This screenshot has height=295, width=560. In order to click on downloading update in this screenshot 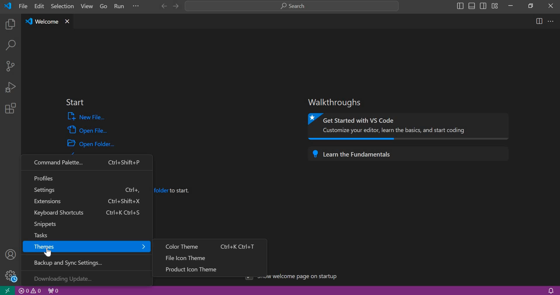, I will do `click(87, 278)`.